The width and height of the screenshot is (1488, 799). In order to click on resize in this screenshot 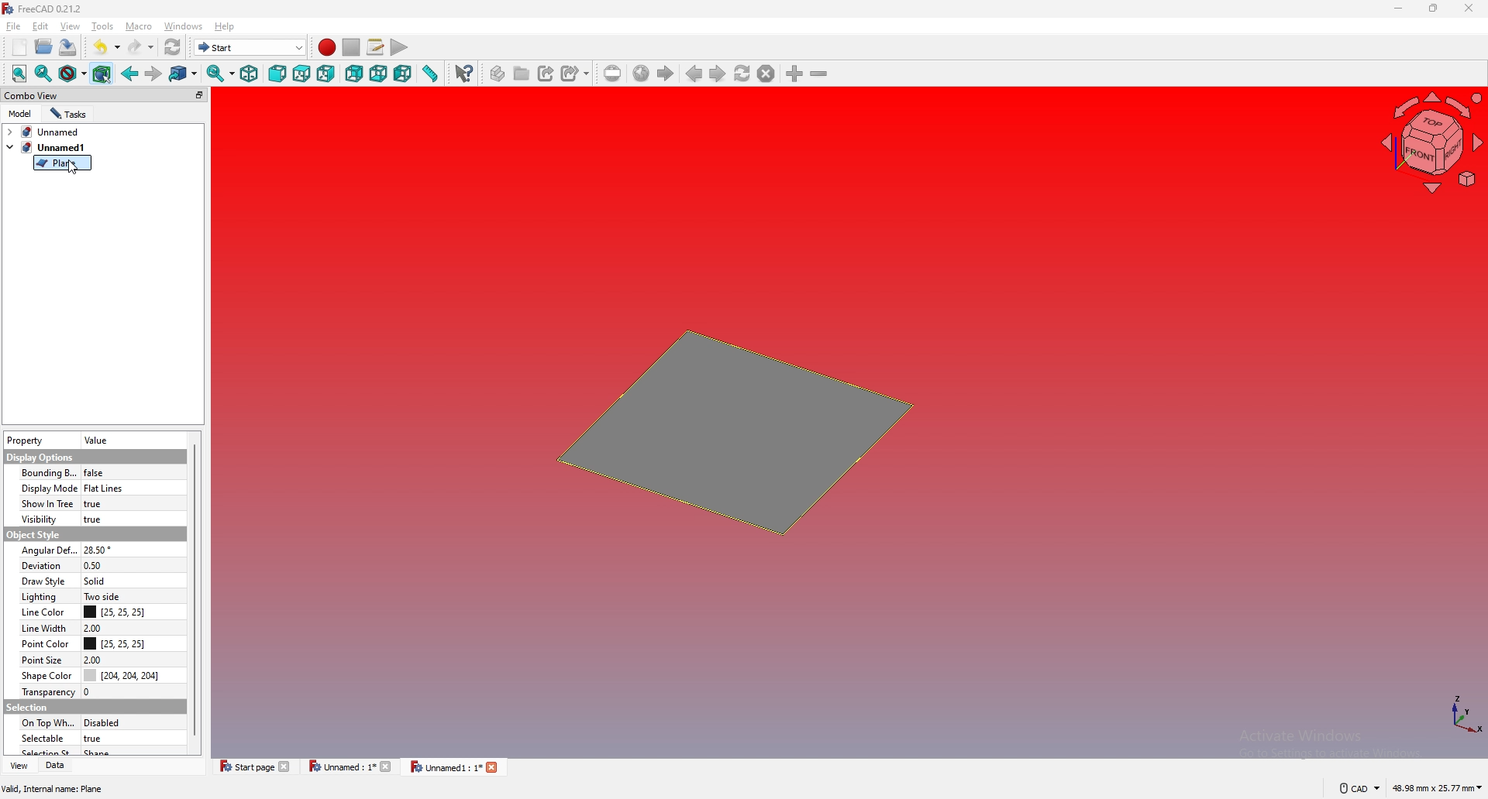, I will do `click(1435, 9)`.